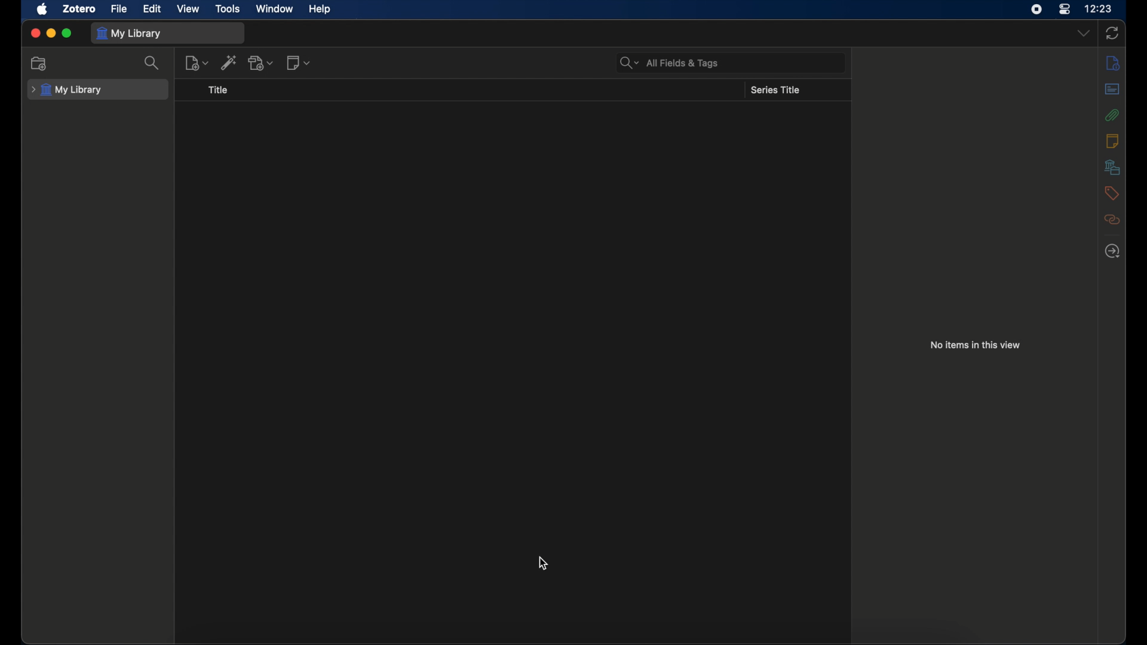 The height and width of the screenshot is (645, 1147). What do you see at coordinates (188, 9) in the screenshot?
I see `view` at bounding box center [188, 9].